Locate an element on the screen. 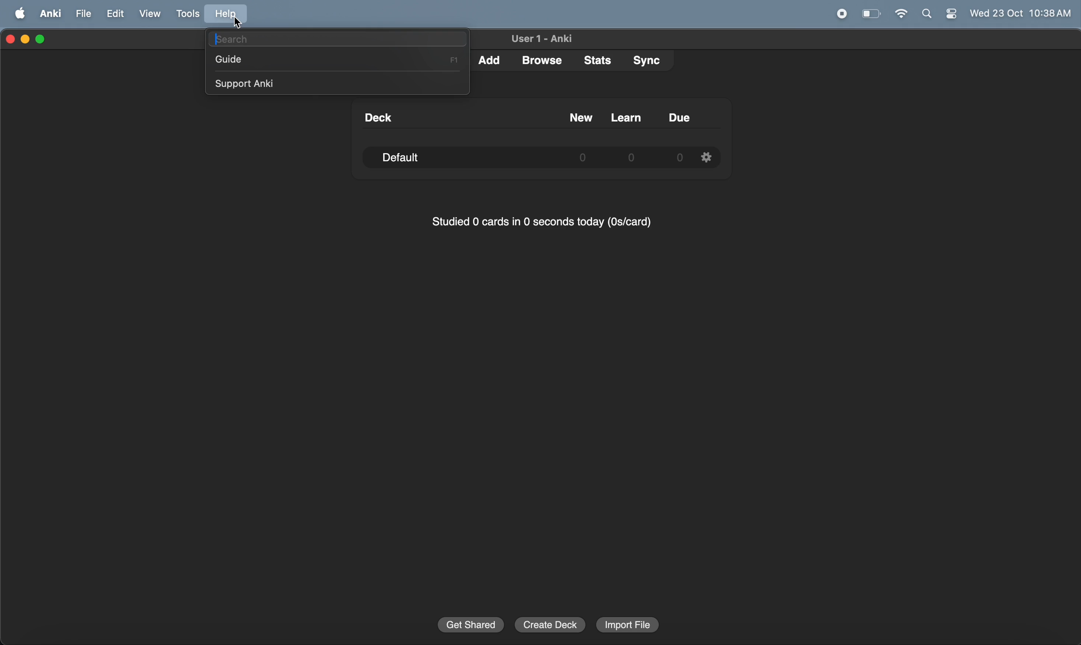  stats is located at coordinates (593, 60).